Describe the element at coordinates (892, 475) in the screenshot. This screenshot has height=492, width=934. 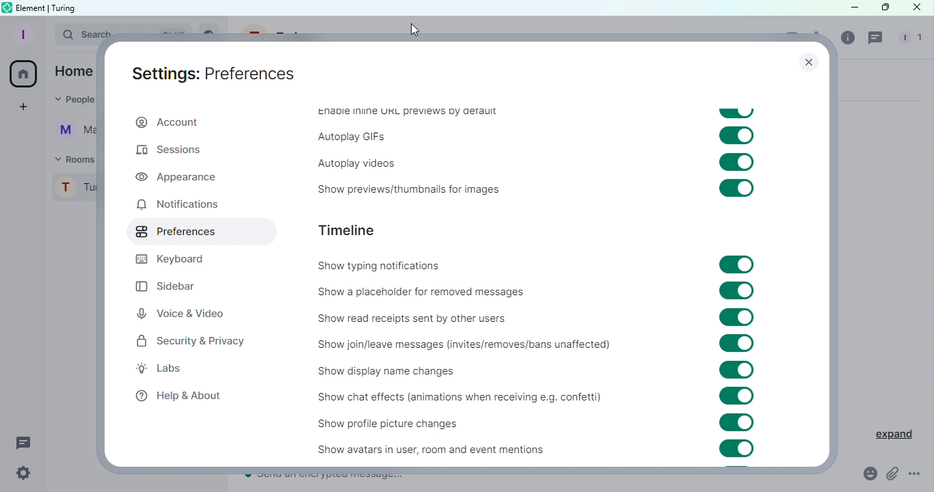
I see `Attachment` at that location.